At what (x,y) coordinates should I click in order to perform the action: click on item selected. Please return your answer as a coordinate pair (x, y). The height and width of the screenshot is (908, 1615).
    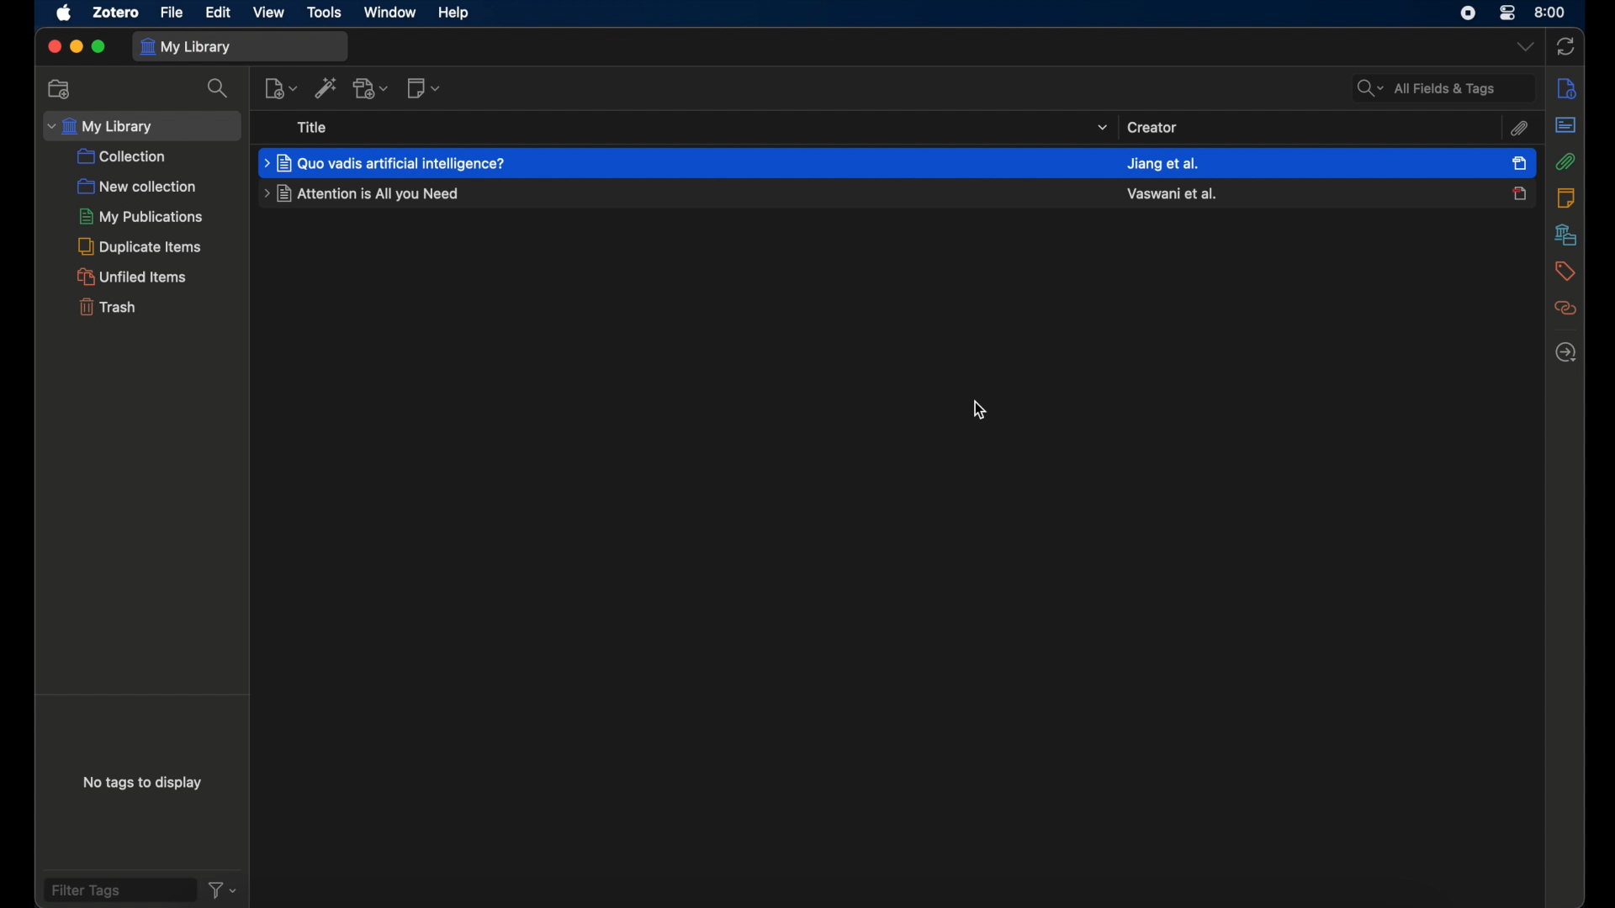
    Looking at the image, I should click on (1520, 162).